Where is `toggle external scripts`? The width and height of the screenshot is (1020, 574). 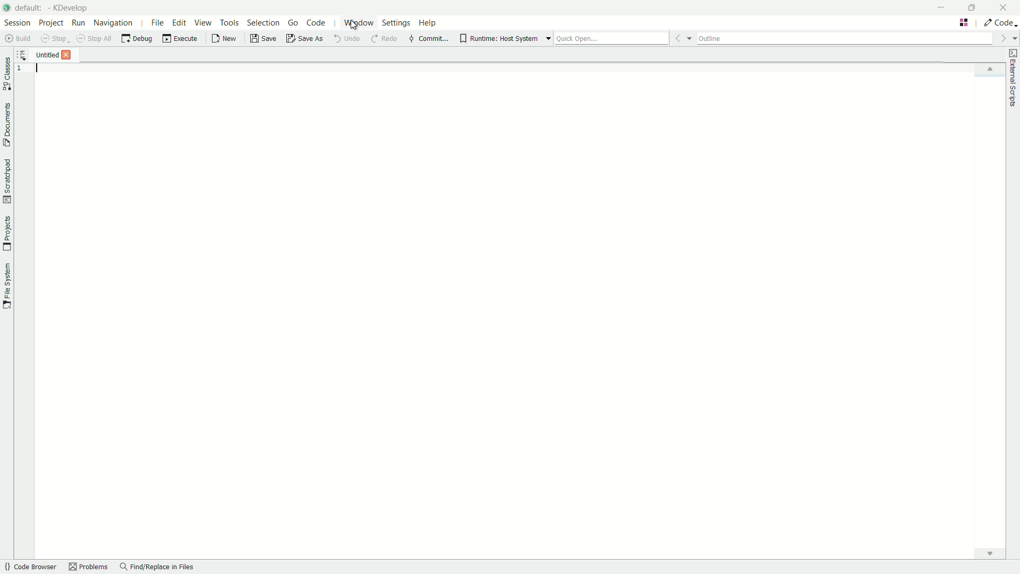 toggle external scripts is located at coordinates (1014, 77).